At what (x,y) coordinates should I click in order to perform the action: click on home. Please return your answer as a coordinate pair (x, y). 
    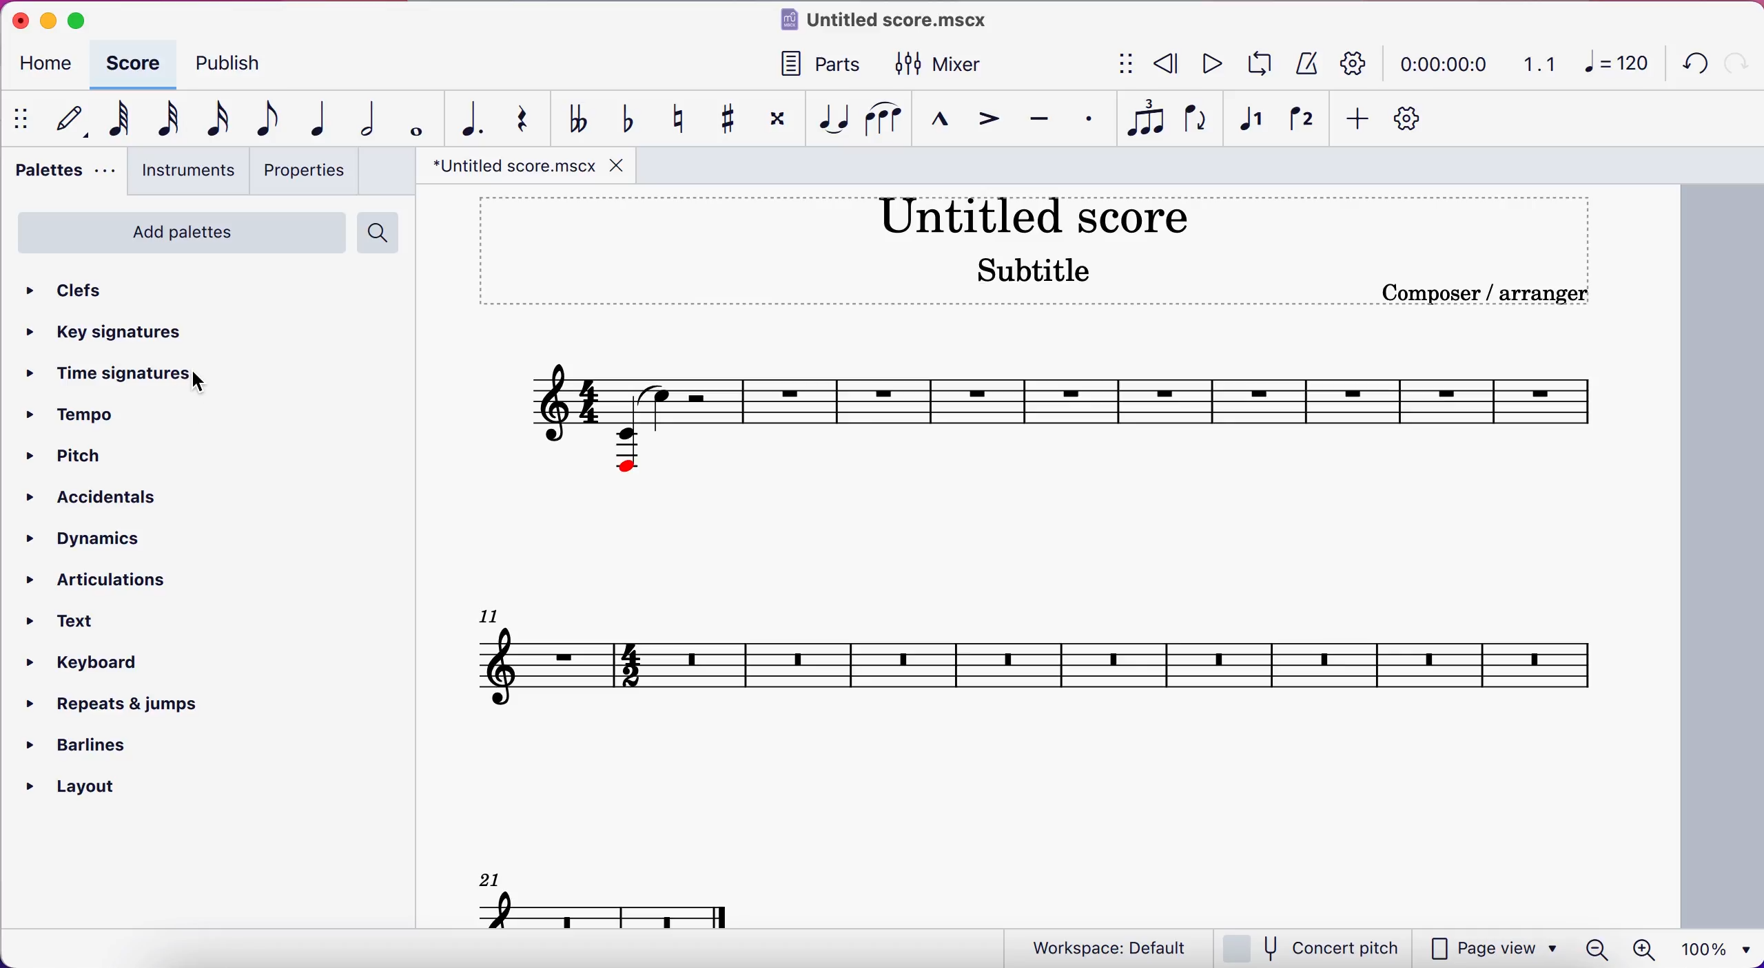
    Looking at the image, I should click on (51, 63).